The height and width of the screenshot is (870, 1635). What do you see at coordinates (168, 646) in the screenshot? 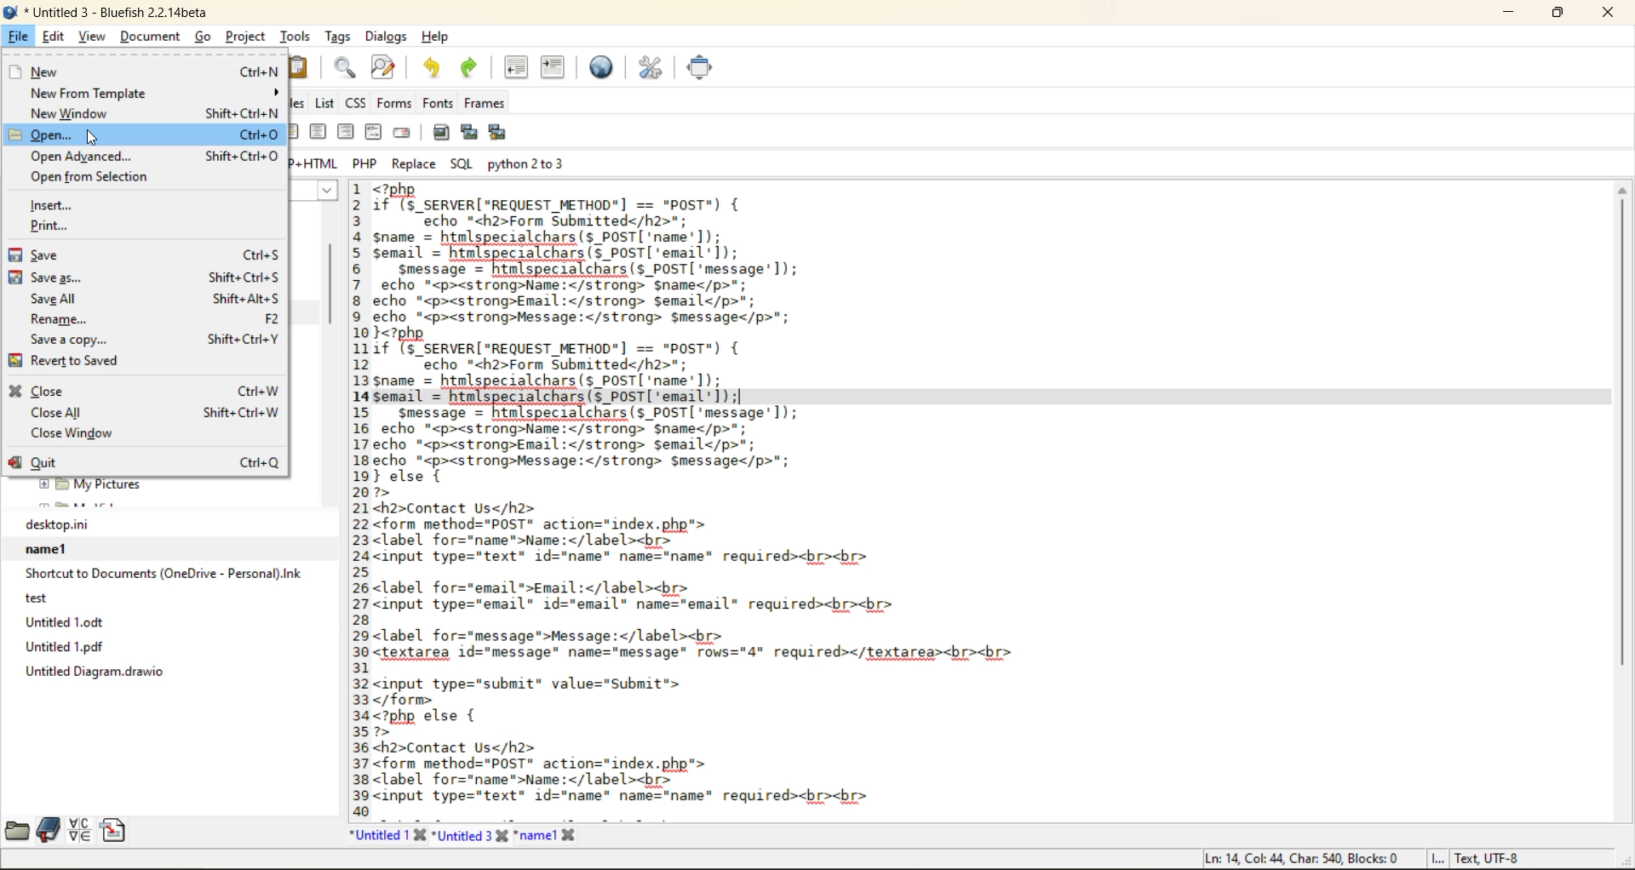
I see `Untitled 1.pdf` at bounding box center [168, 646].